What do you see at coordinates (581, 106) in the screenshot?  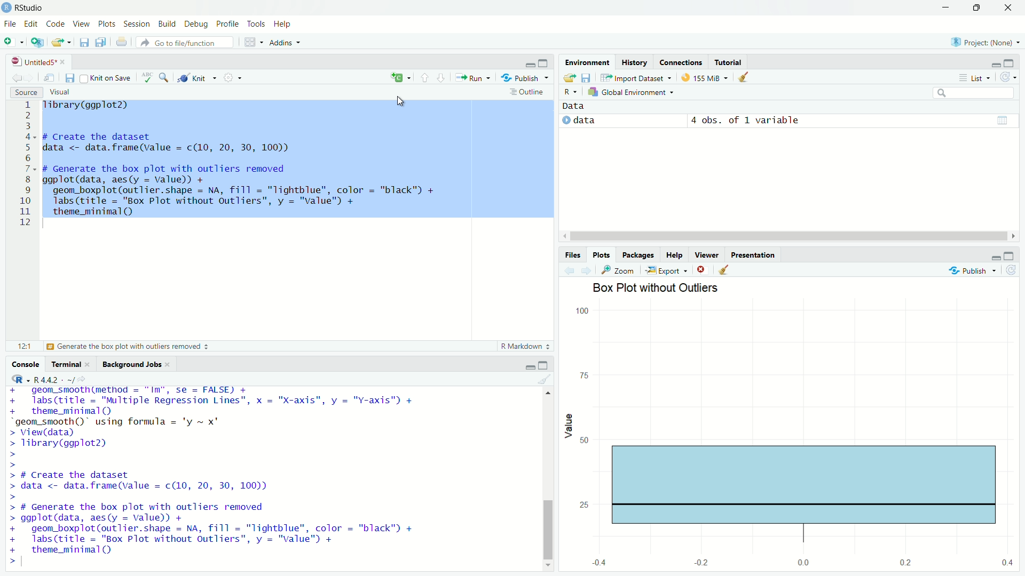 I see `data` at bounding box center [581, 106].